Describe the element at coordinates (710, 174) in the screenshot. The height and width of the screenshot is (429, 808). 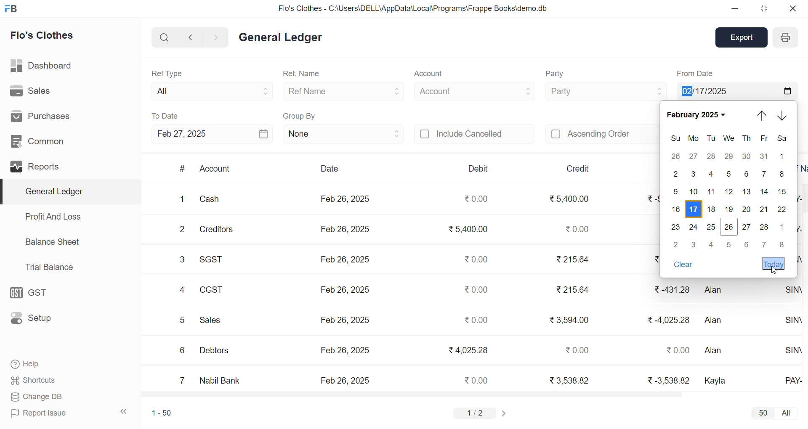
I see `4` at that location.